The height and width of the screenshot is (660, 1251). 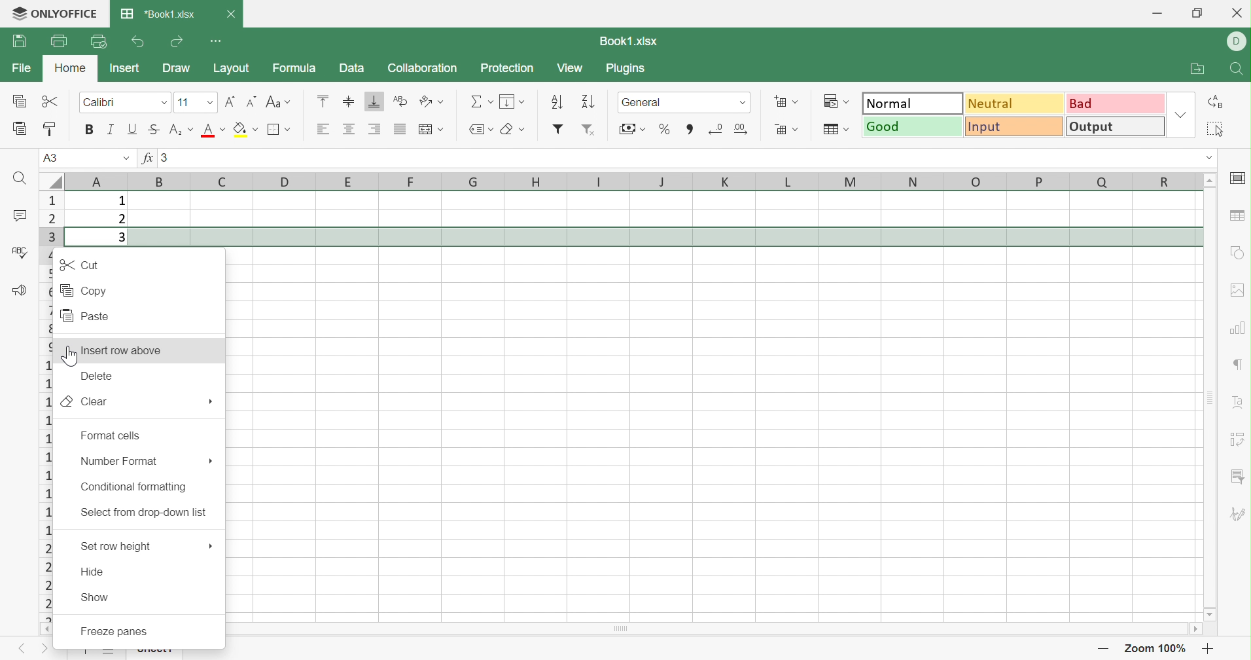 What do you see at coordinates (128, 349) in the screenshot?
I see `Insert row above` at bounding box center [128, 349].